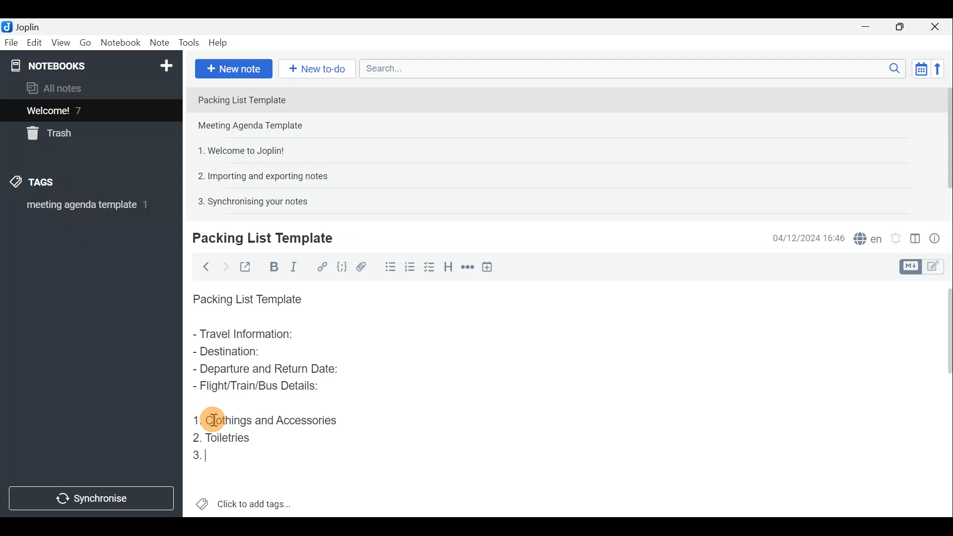 Image resolution: width=953 pixels, height=536 pixels. What do you see at coordinates (202, 456) in the screenshot?
I see `Cursor` at bounding box center [202, 456].